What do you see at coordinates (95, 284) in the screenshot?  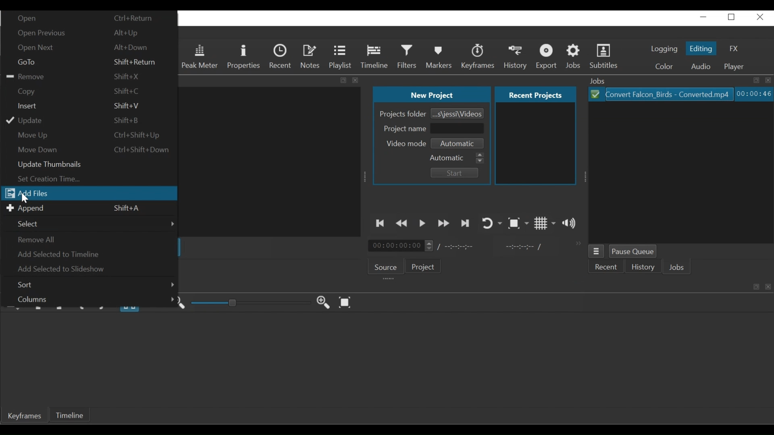 I see `Sort` at bounding box center [95, 284].